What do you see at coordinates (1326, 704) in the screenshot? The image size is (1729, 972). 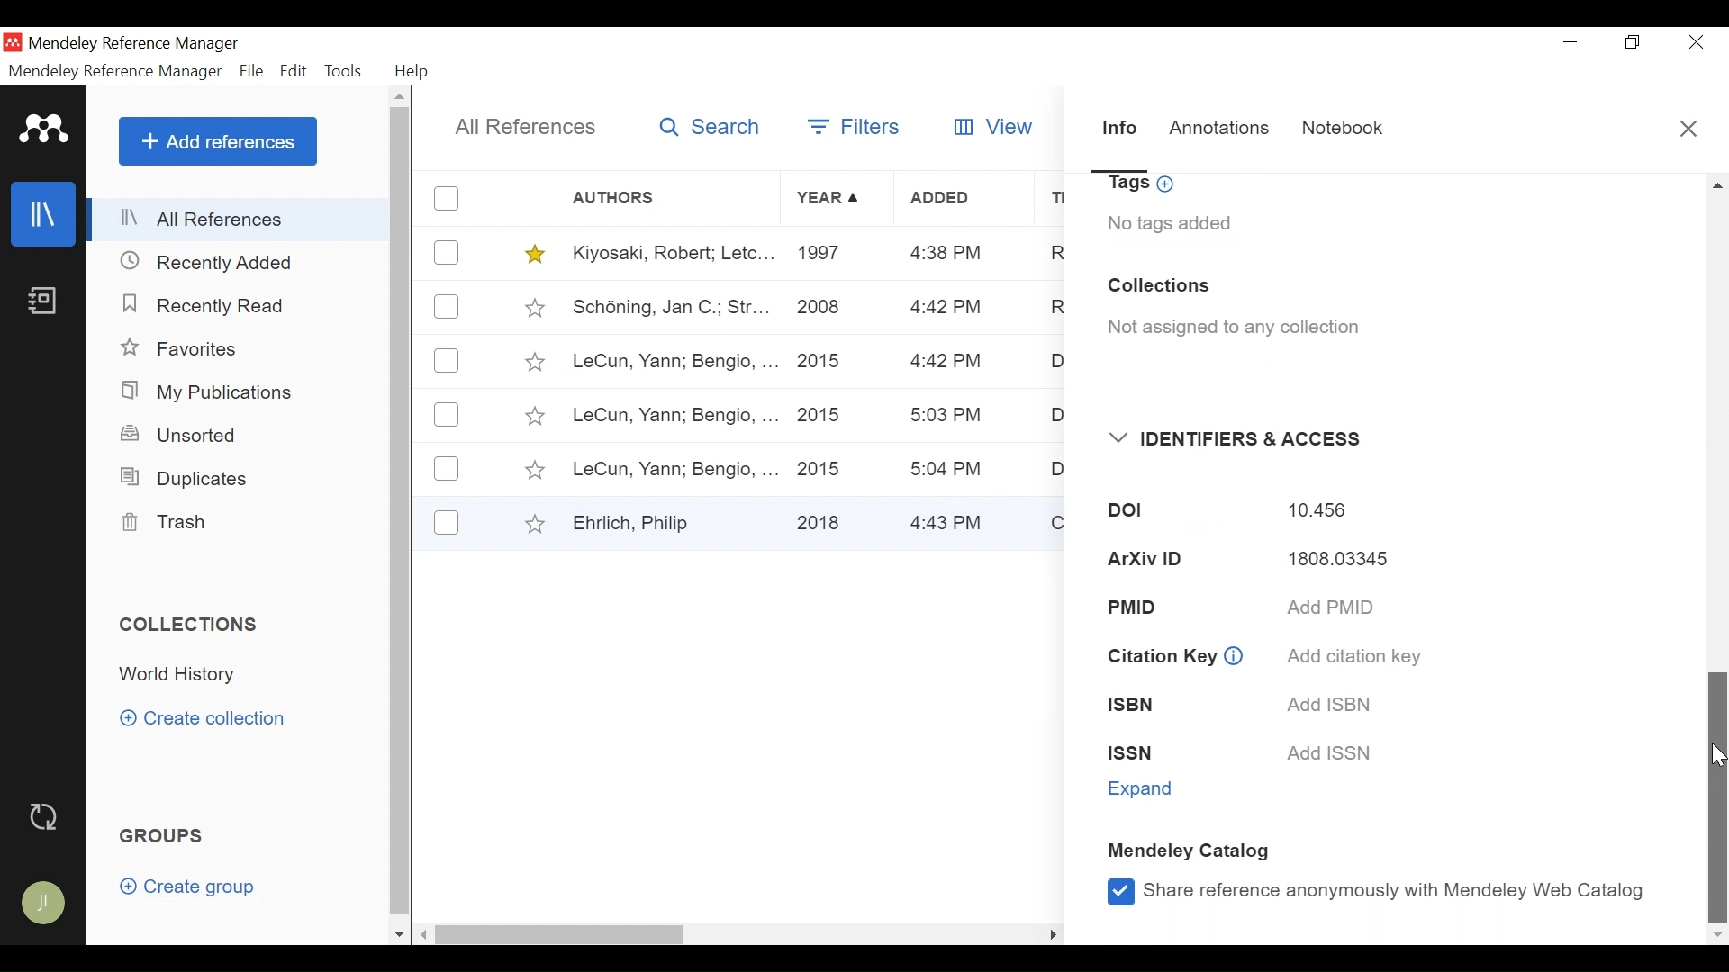 I see `Add ISBN` at bounding box center [1326, 704].